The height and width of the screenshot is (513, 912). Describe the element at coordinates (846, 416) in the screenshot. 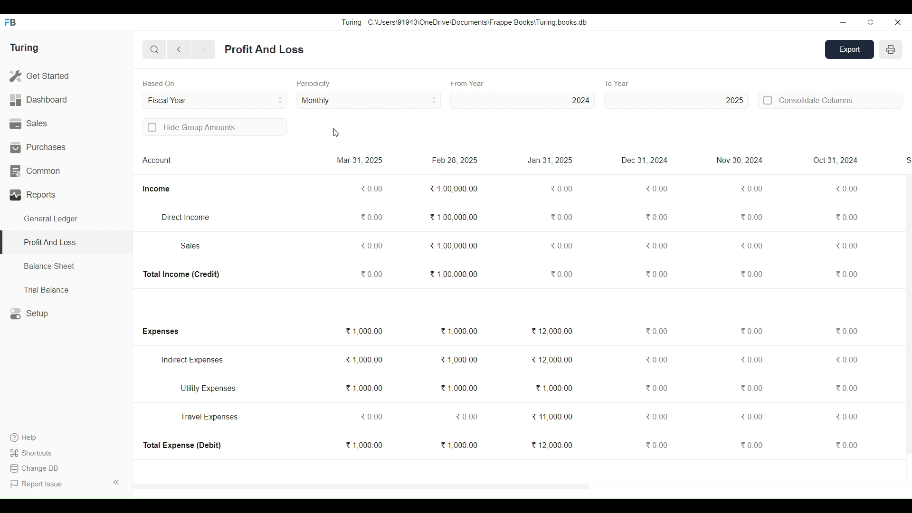

I see `0.00` at that location.